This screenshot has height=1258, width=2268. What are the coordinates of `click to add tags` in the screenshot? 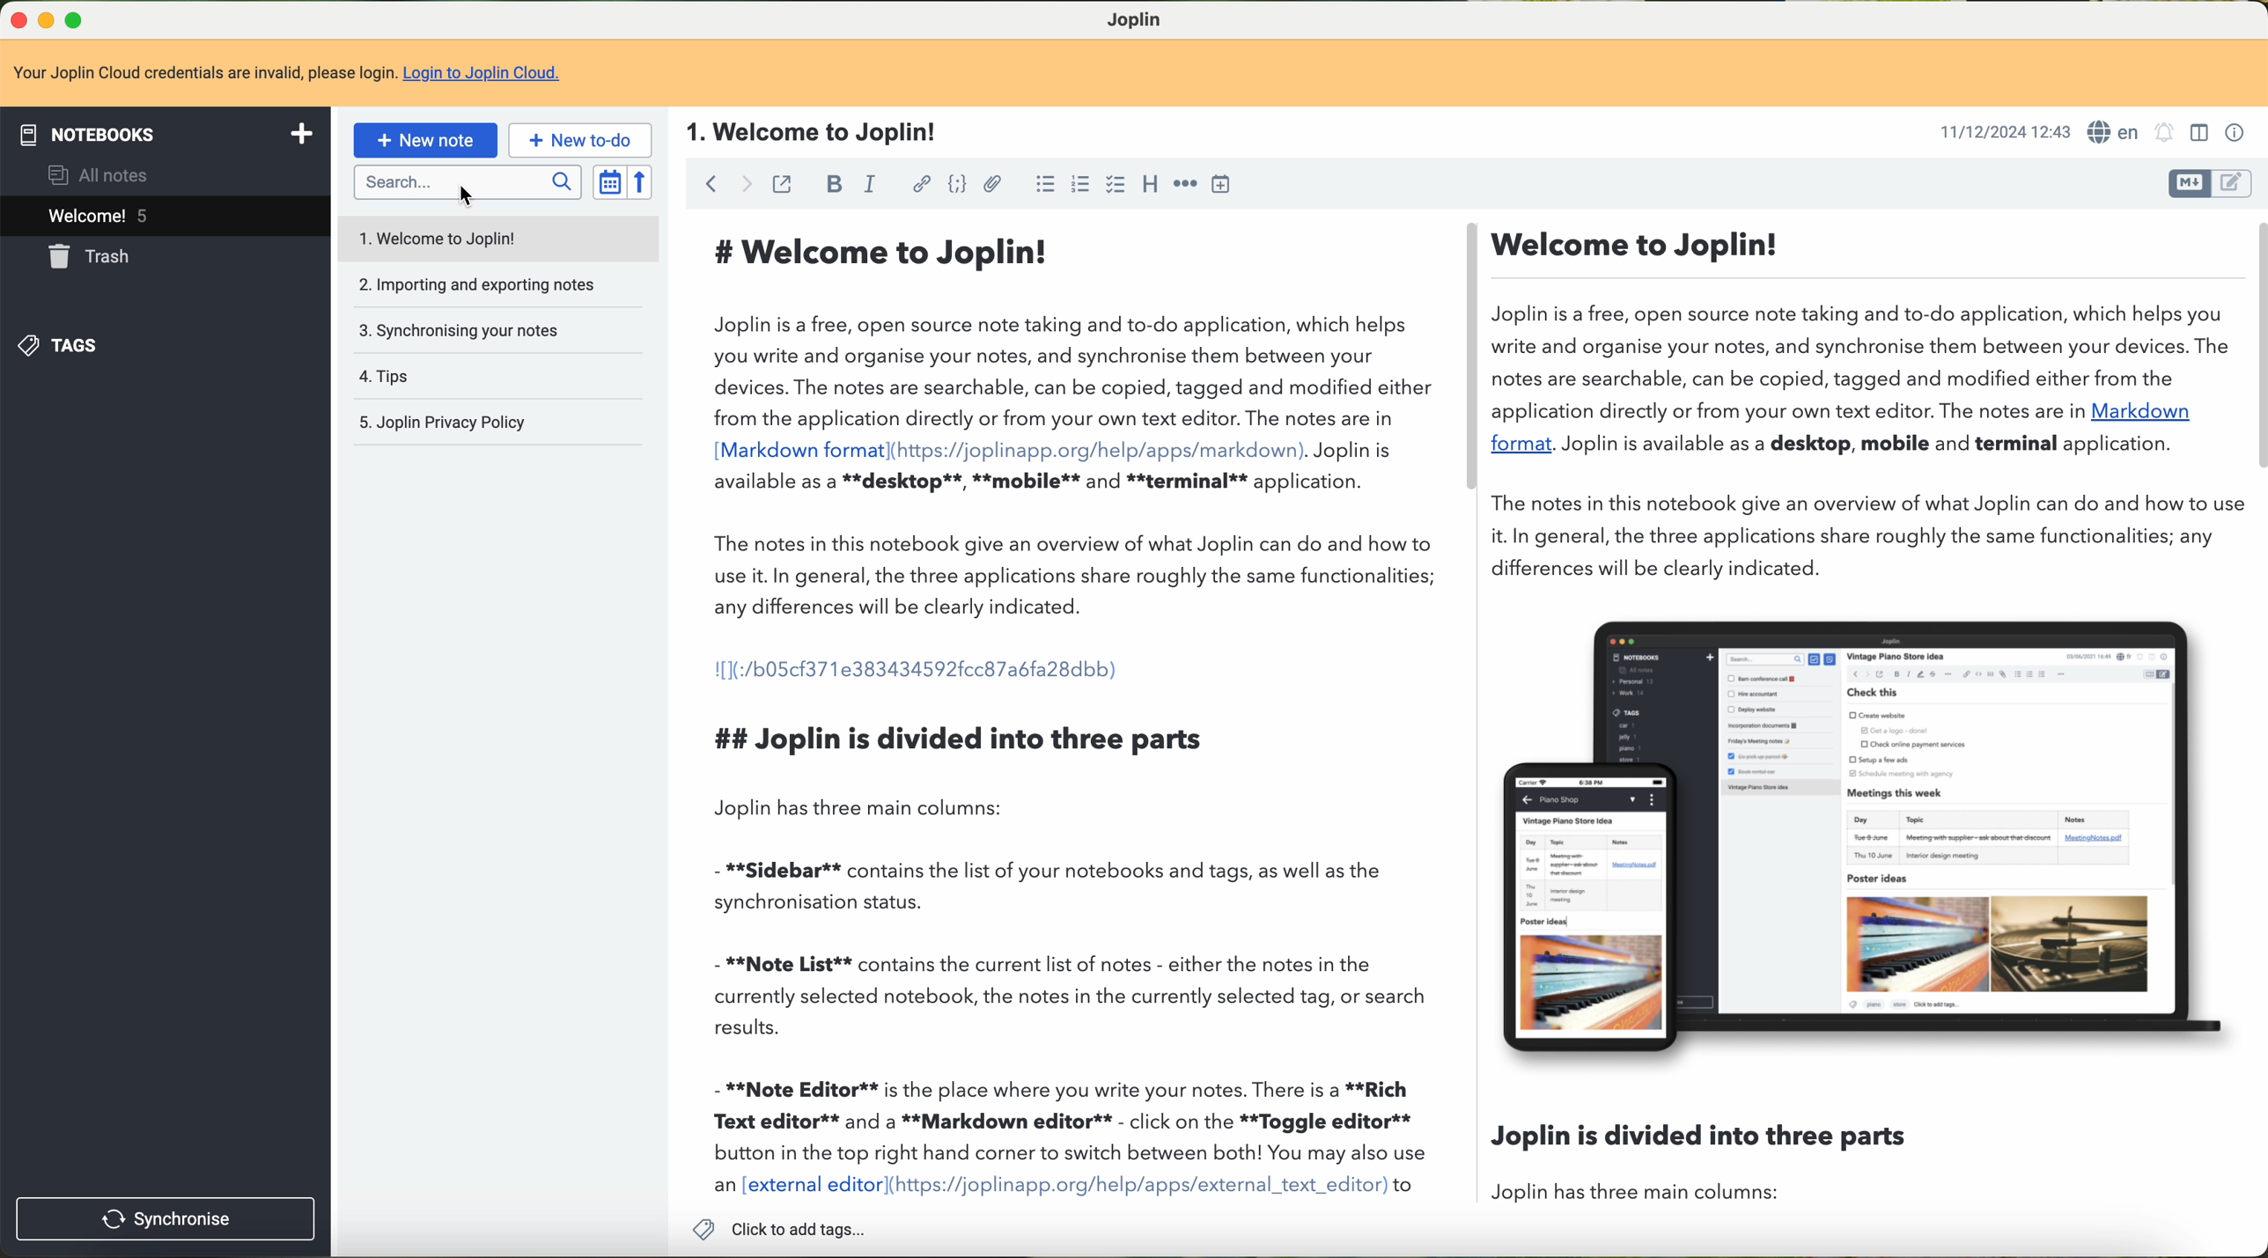 It's located at (785, 1227).